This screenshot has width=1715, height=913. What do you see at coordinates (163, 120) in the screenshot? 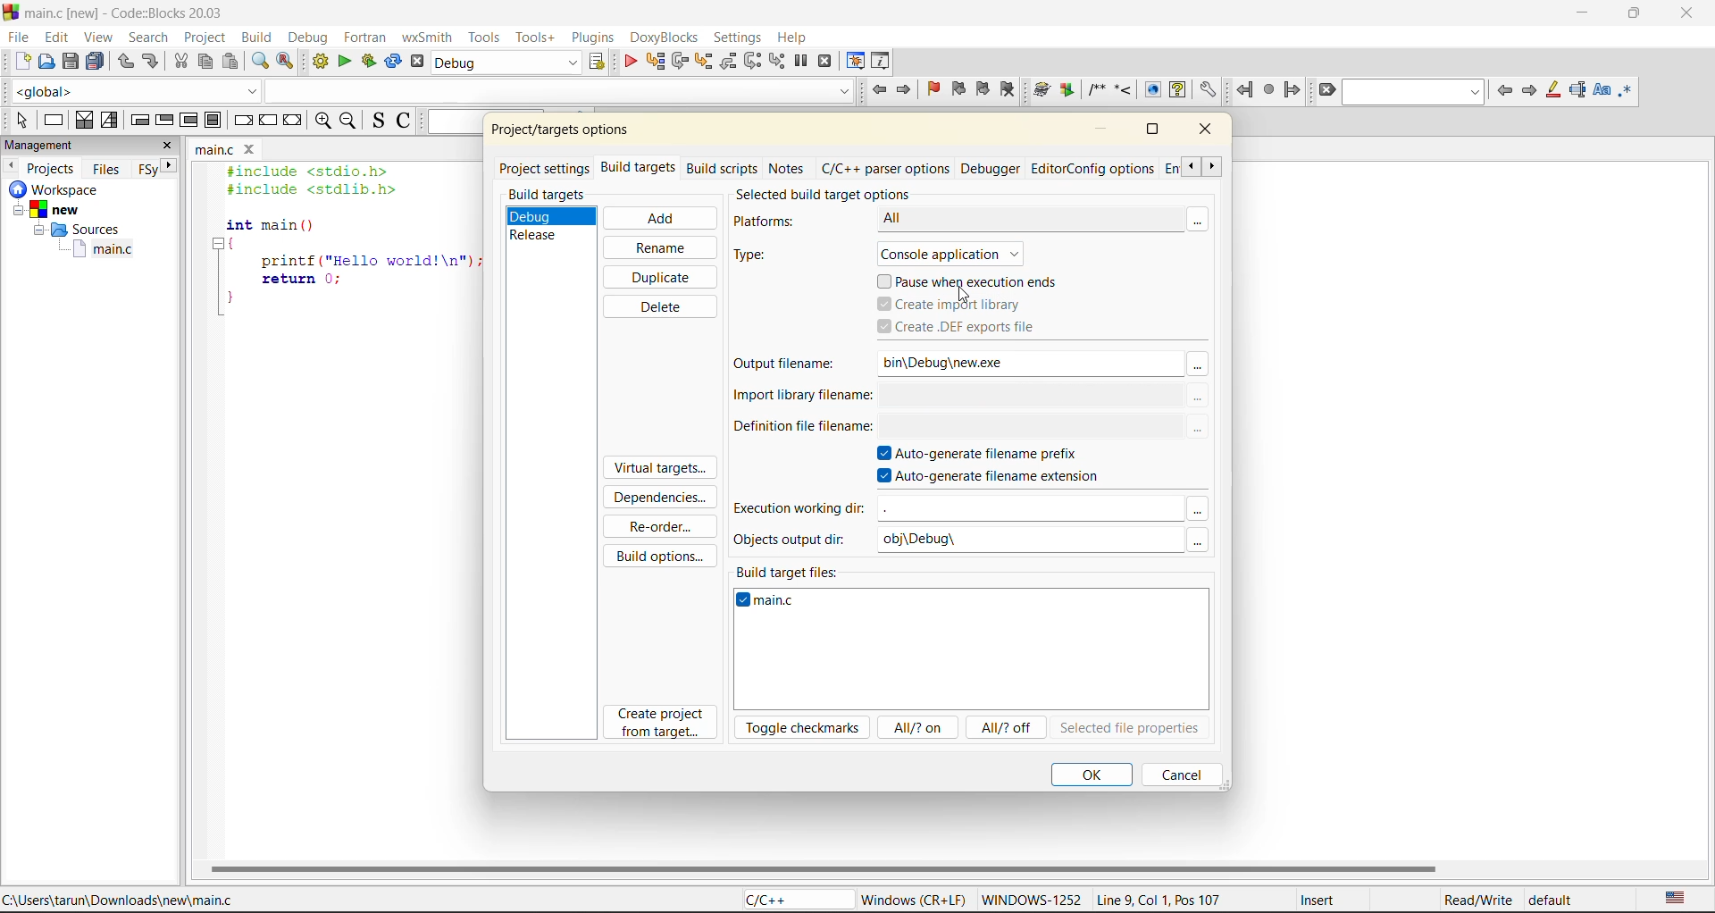
I see `exit condition loop` at bounding box center [163, 120].